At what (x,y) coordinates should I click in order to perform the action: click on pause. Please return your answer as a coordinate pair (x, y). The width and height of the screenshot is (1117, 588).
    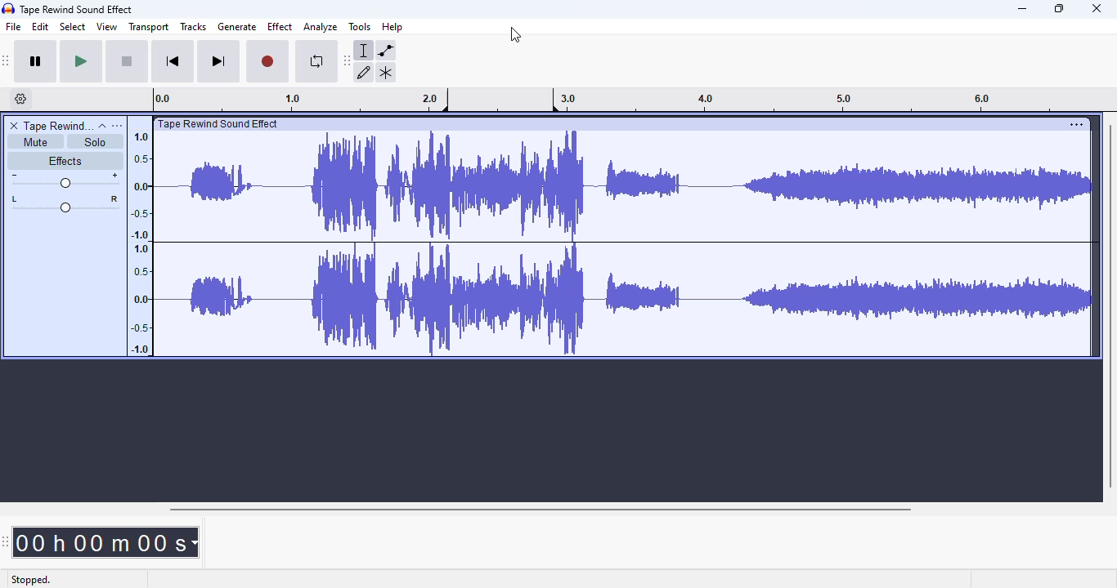
    Looking at the image, I should click on (38, 61).